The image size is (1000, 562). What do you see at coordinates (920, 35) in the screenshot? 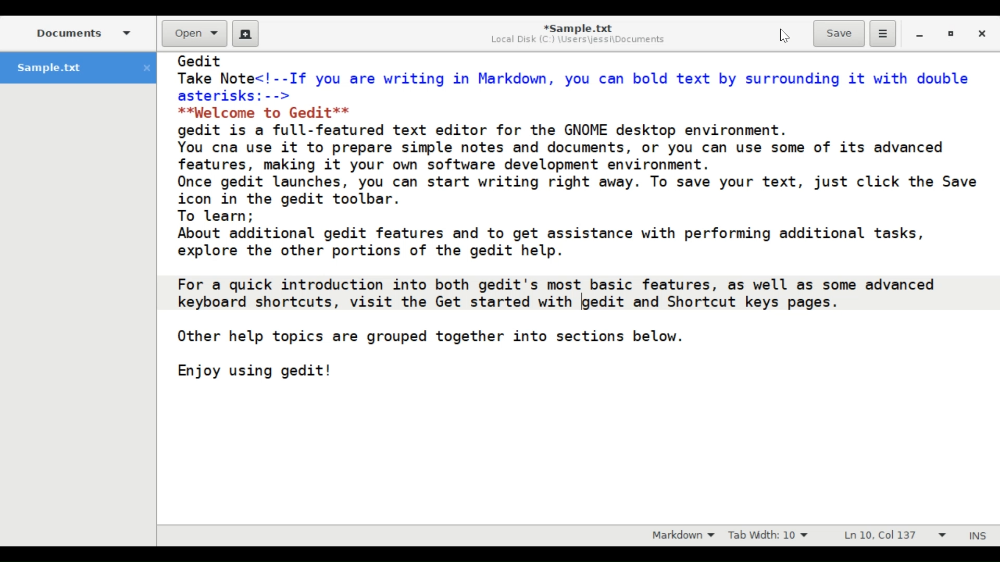
I see `minimize` at bounding box center [920, 35].